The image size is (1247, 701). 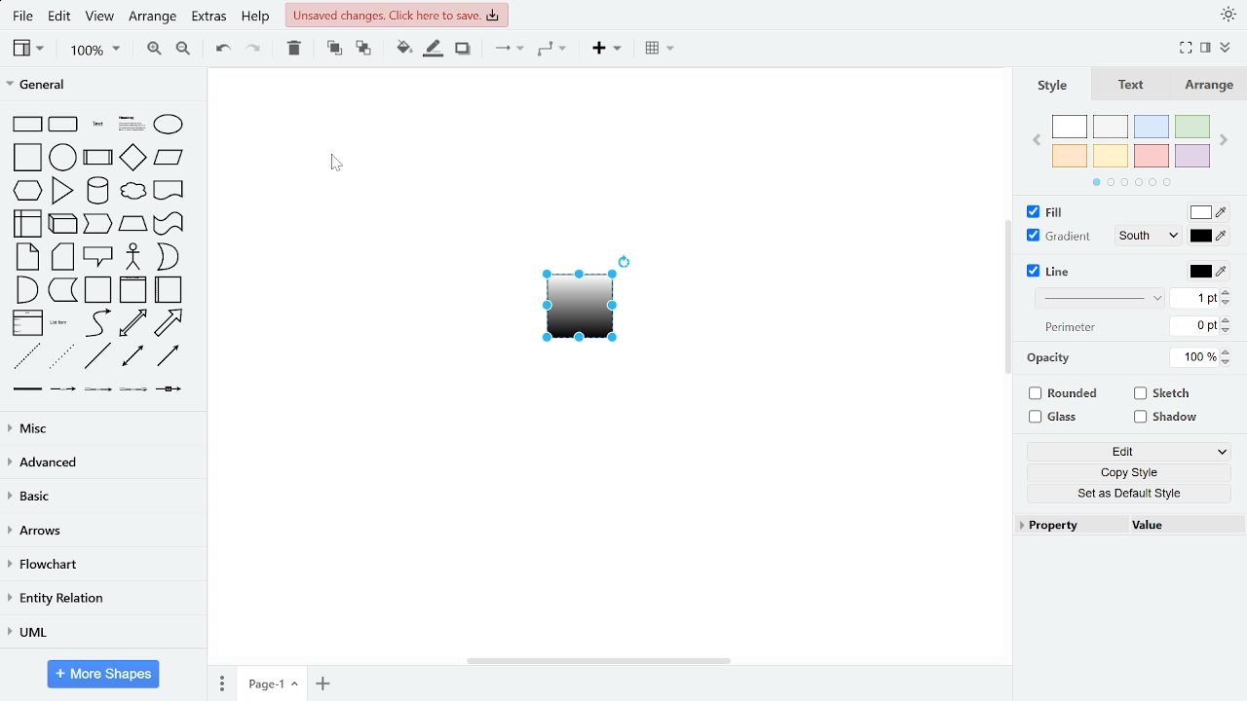 I want to click on current line width, so click(x=1195, y=299).